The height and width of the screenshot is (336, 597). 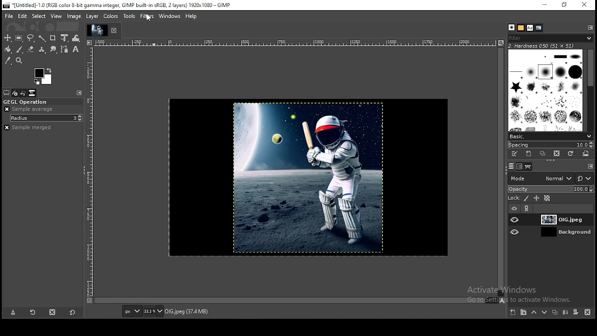 I want to click on smudge tool, so click(x=54, y=50).